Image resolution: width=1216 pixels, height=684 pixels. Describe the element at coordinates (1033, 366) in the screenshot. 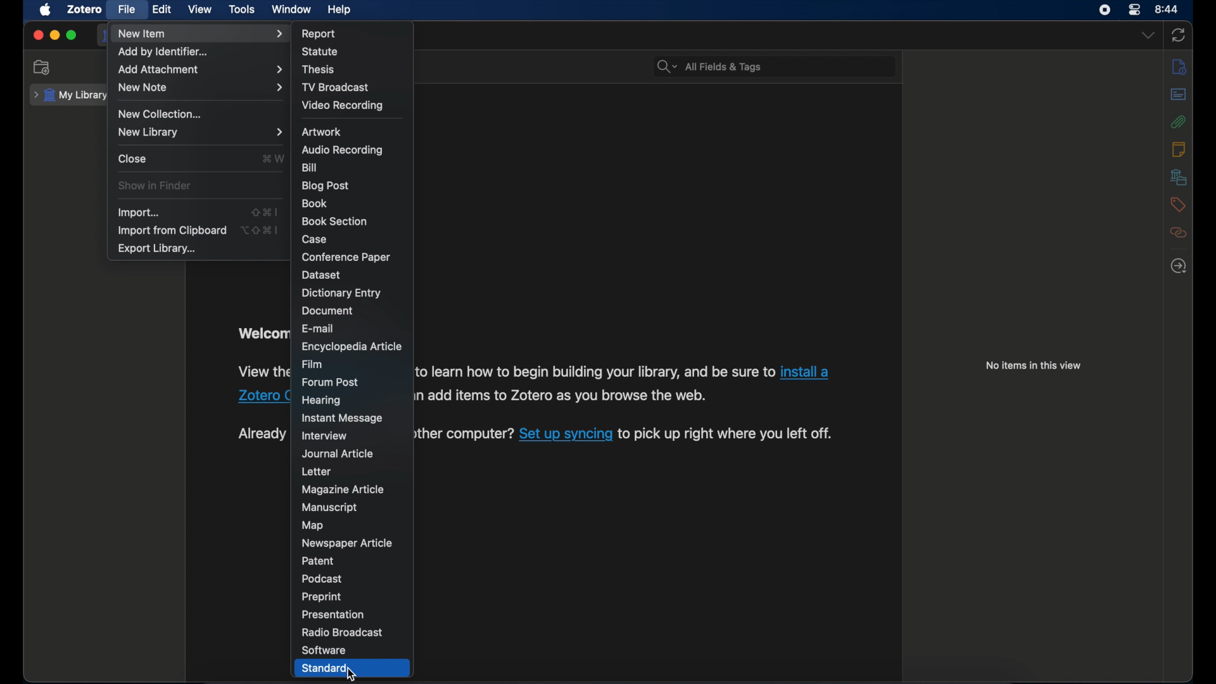

I see `no items in this view` at that location.